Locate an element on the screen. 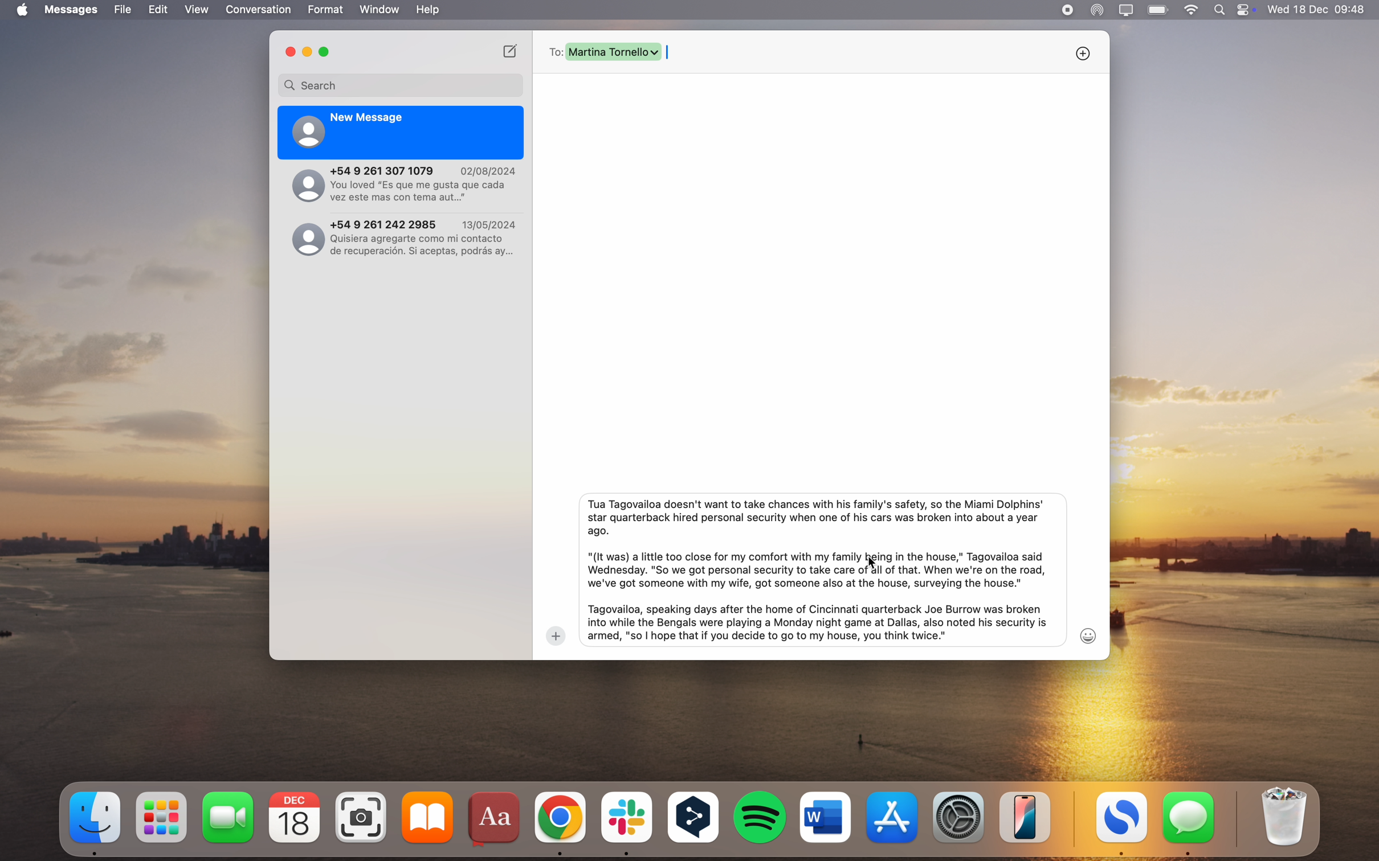 Image resolution: width=1379 pixels, height=861 pixels. spotlight search is located at coordinates (1222, 10).